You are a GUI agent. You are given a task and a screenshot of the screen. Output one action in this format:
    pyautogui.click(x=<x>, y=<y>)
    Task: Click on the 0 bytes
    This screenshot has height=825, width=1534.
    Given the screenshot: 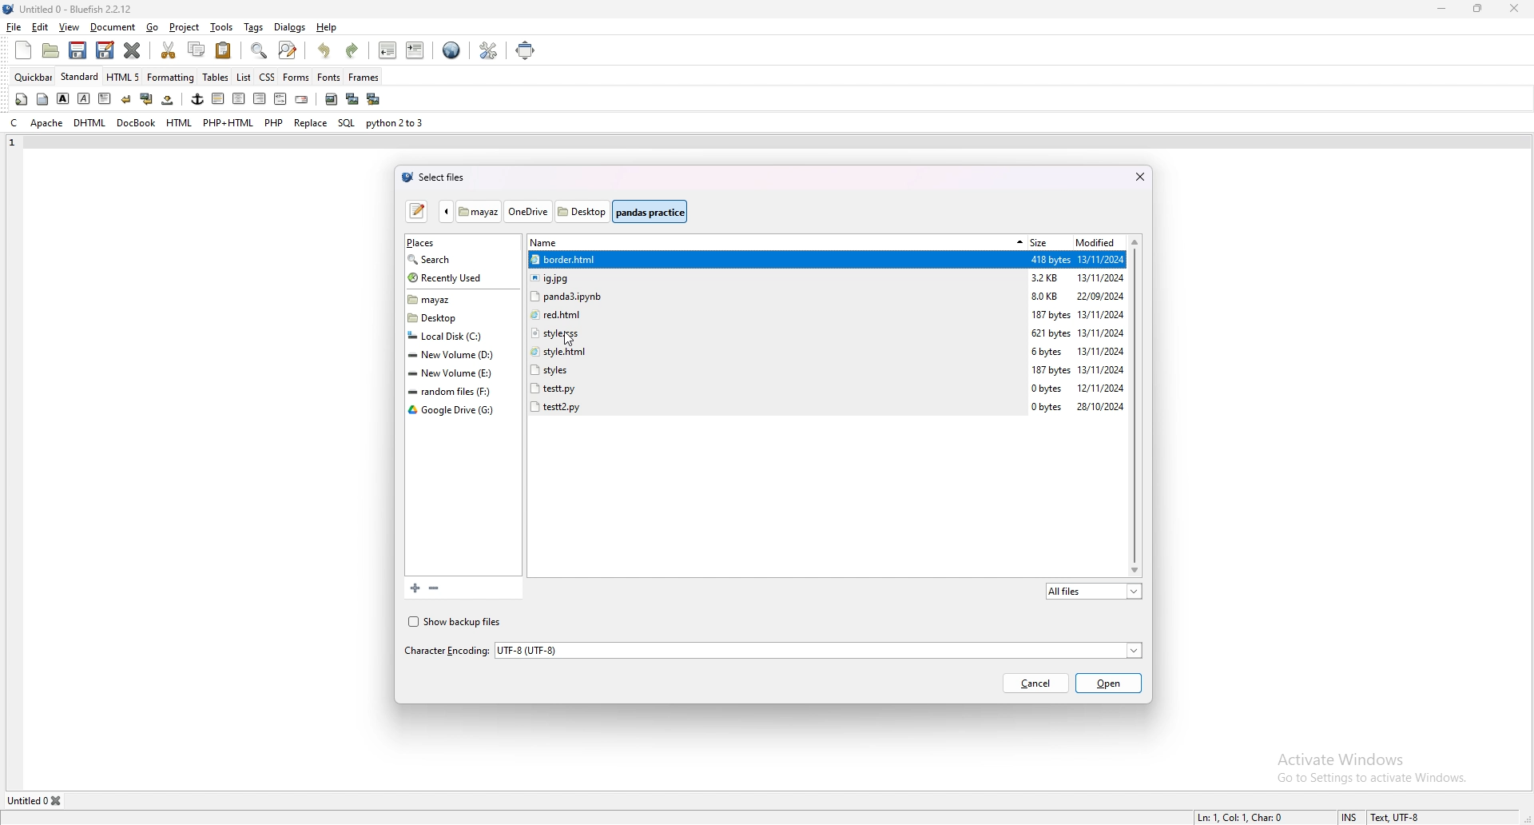 What is the action you would take?
    pyautogui.click(x=1049, y=407)
    